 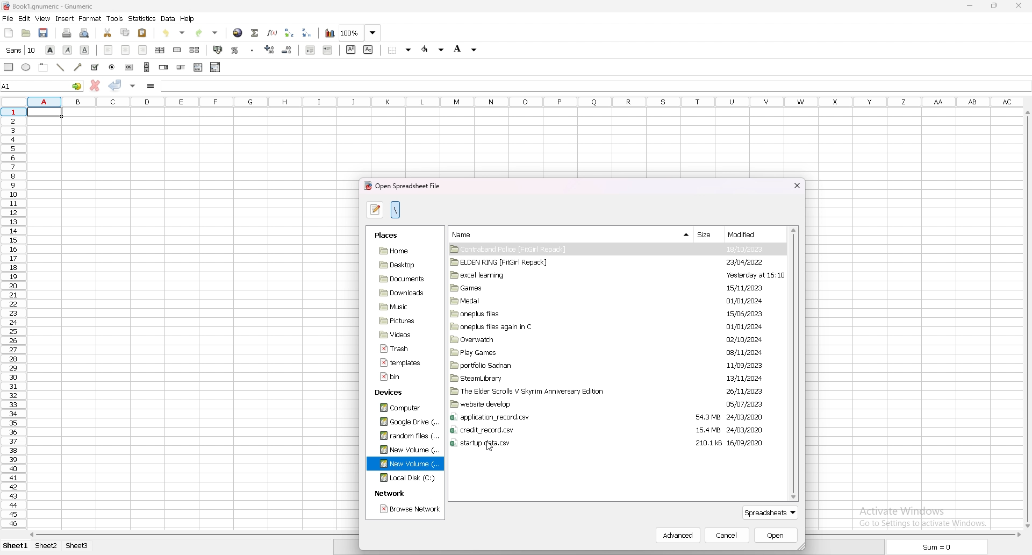 I want to click on show, so click(x=676, y=233).